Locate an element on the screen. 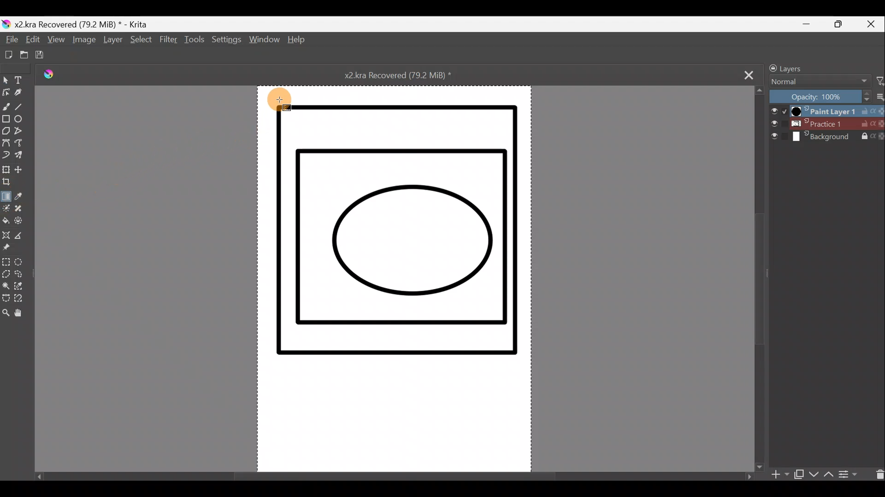  Image is located at coordinates (83, 41).